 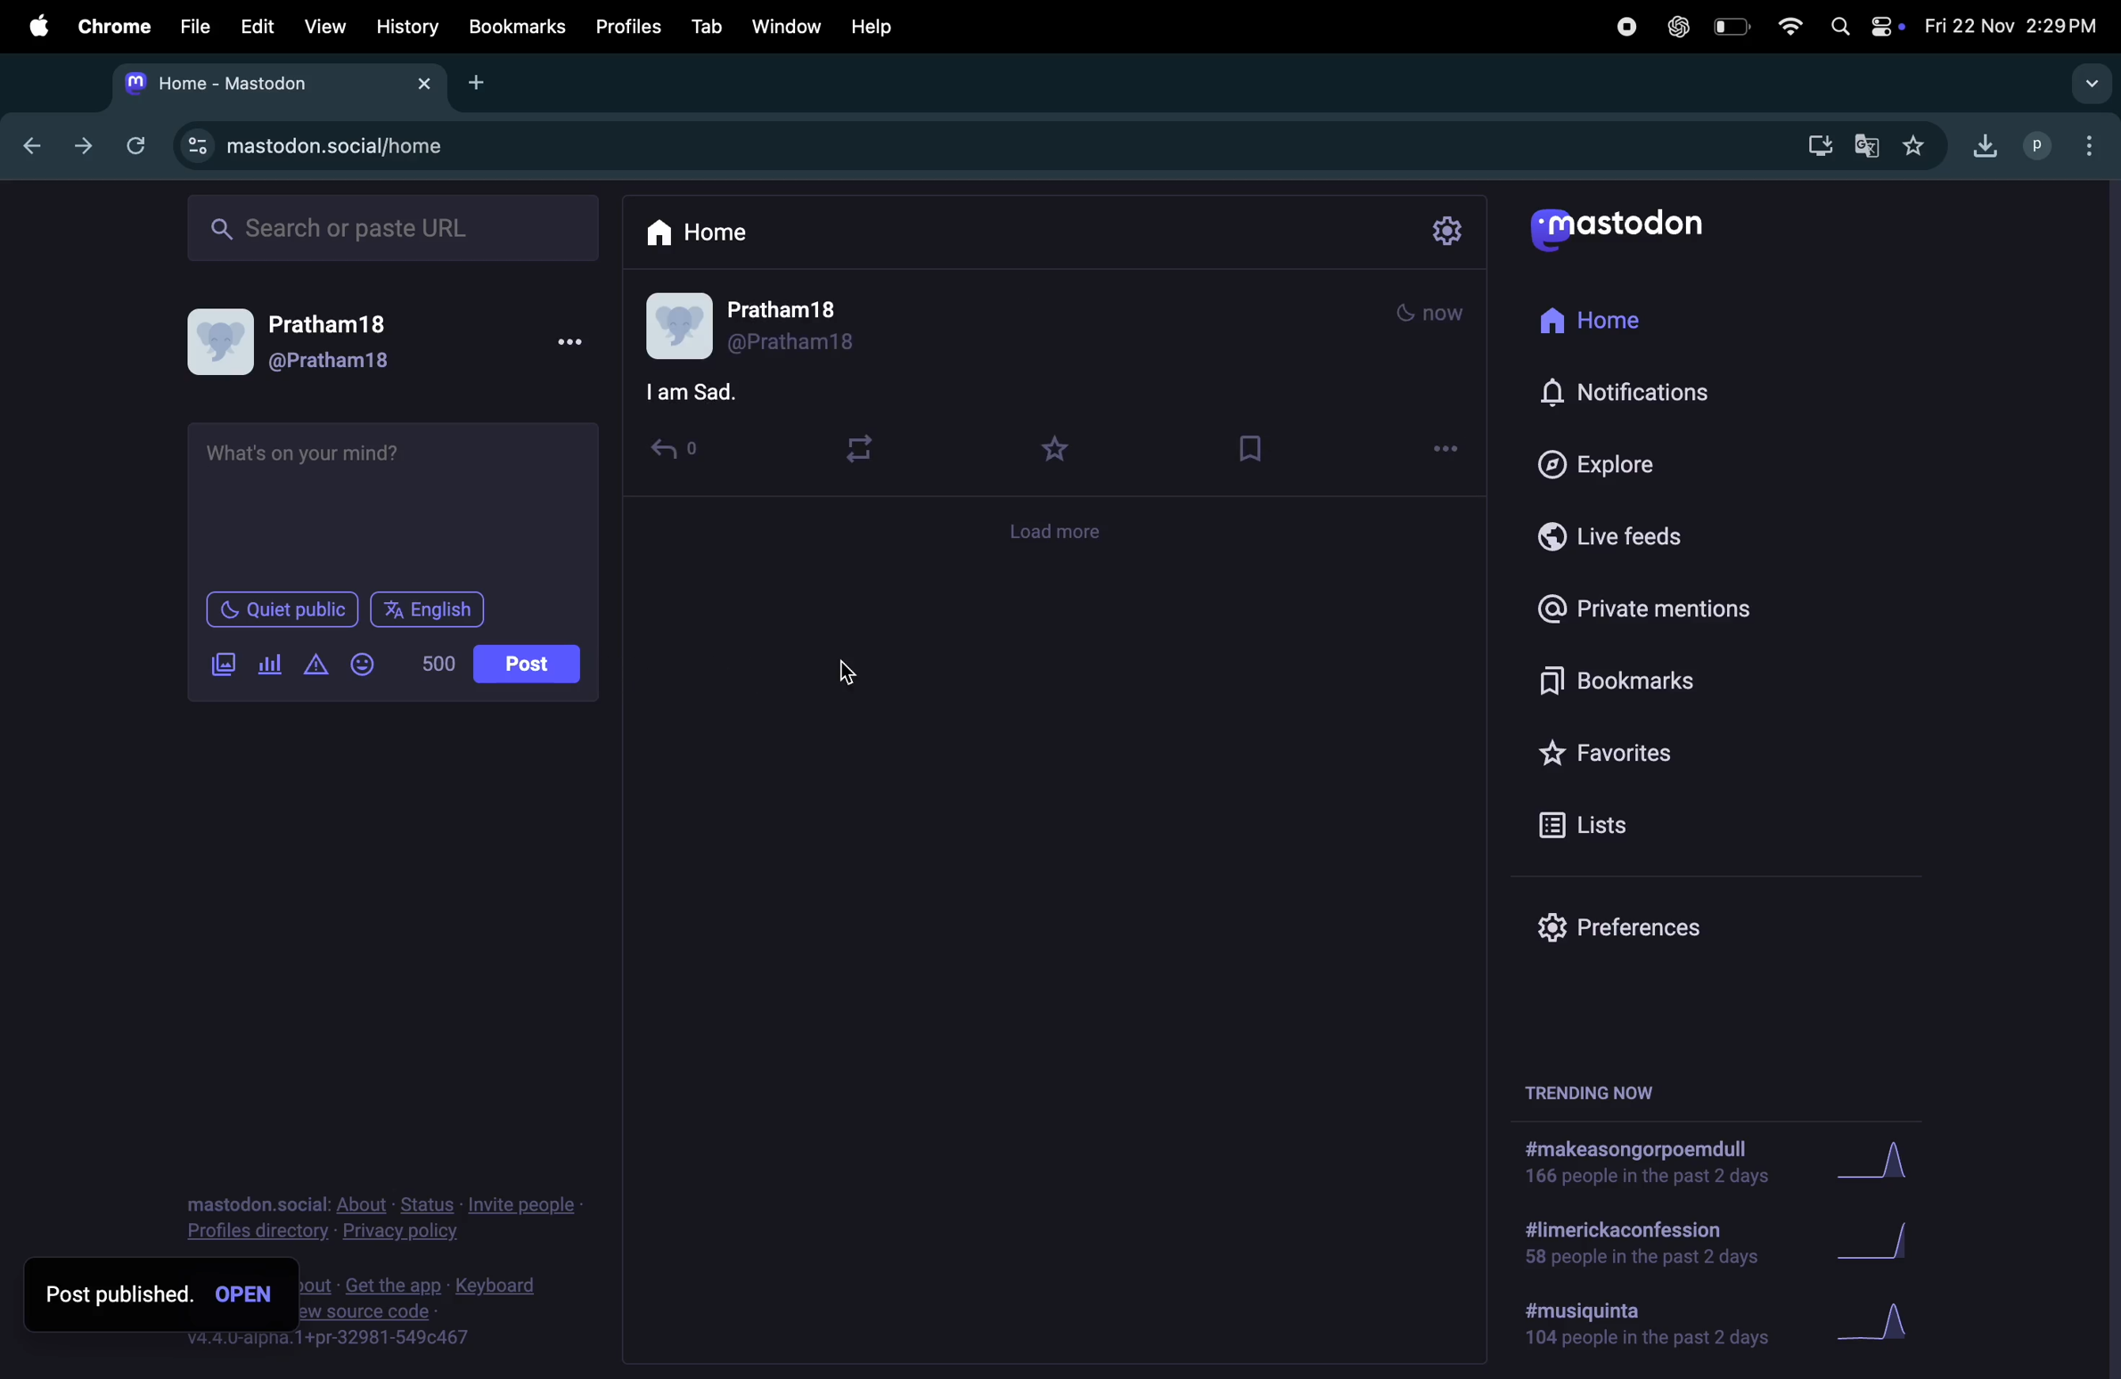 What do you see at coordinates (1259, 445) in the screenshot?
I see `bookmark` at bounding box center [1259, 445].